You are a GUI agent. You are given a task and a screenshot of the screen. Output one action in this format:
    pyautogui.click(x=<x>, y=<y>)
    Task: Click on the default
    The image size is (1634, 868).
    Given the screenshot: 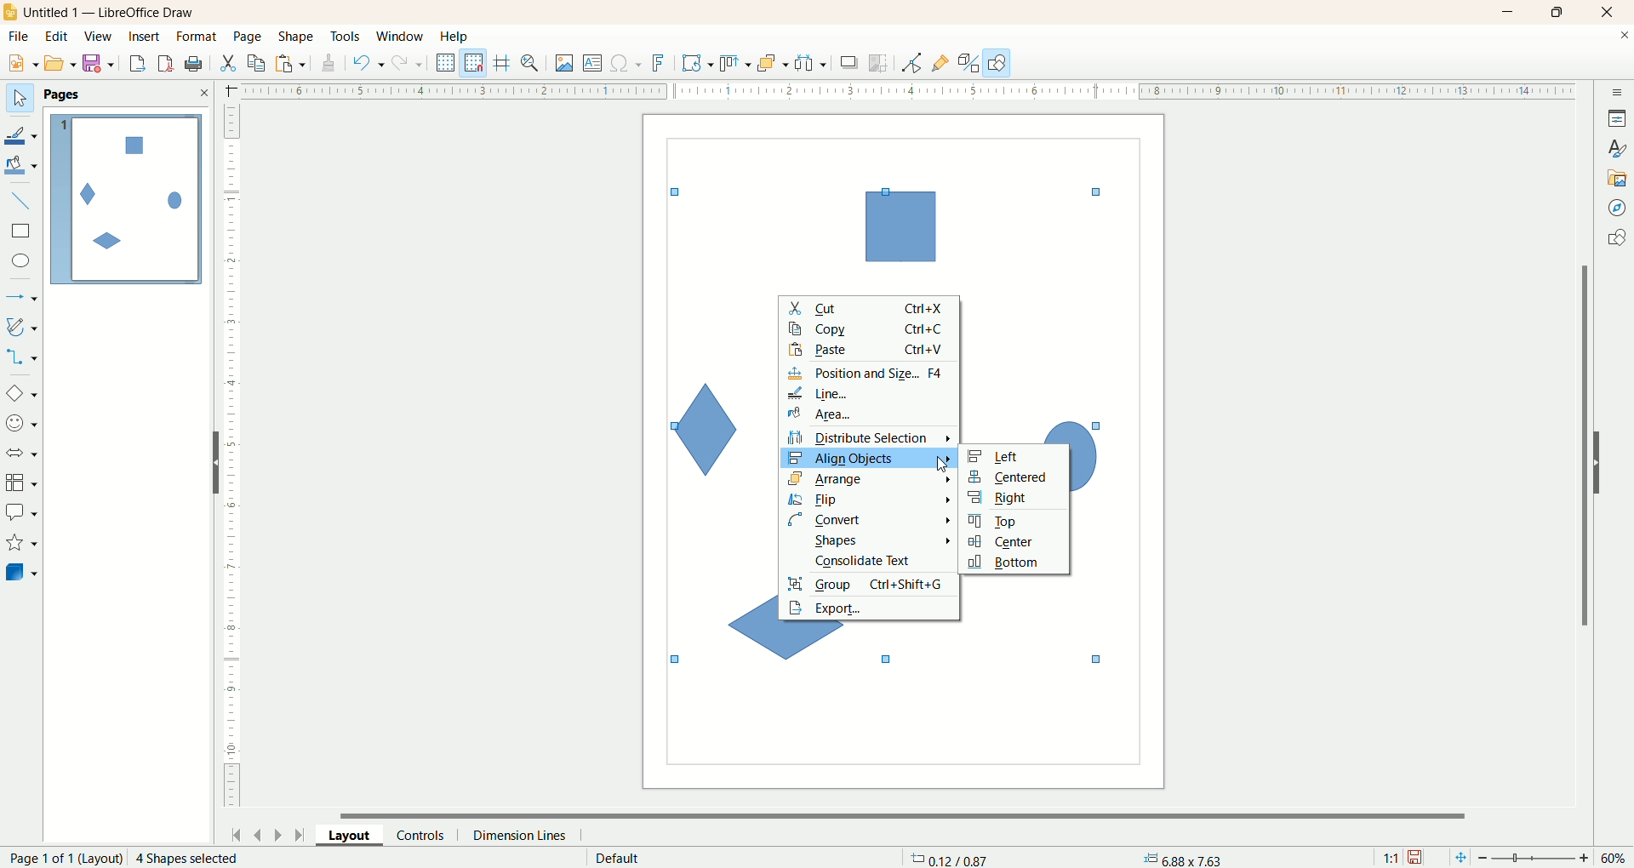 What is the action you would take?
    pyautogui.click(x=620, y=858)
    